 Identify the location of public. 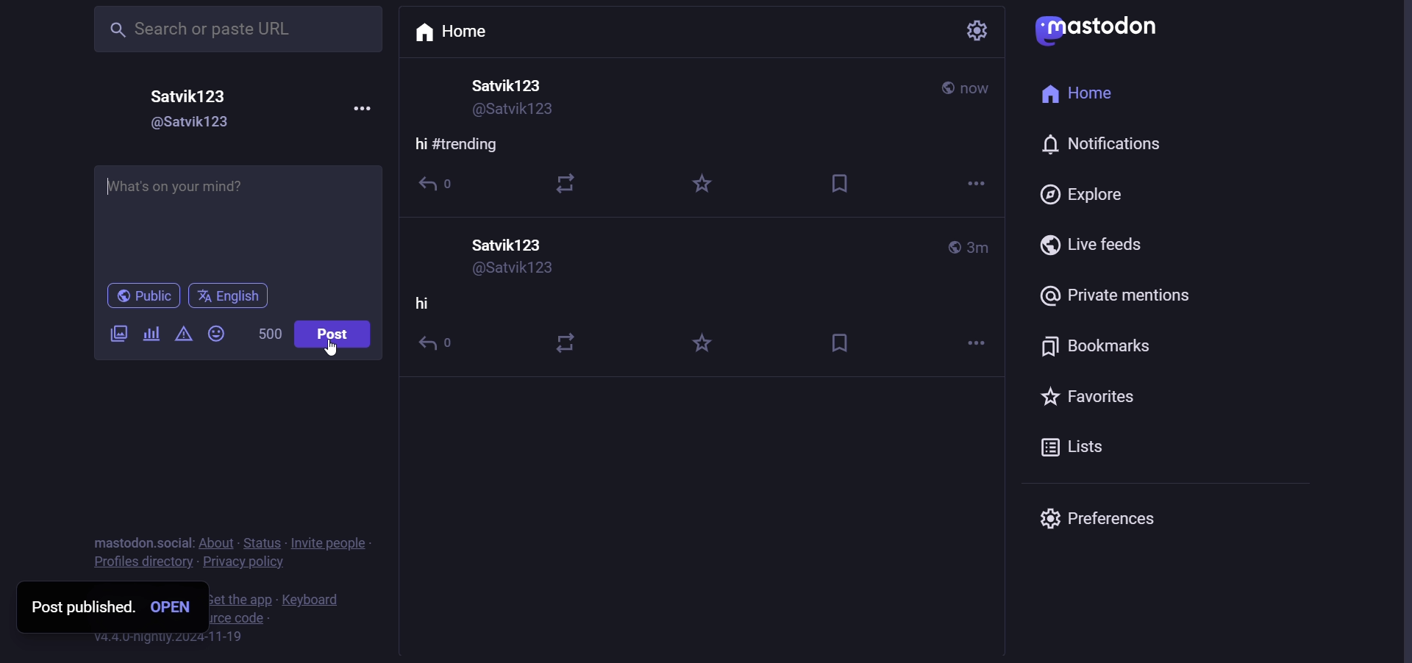
(924, 245).